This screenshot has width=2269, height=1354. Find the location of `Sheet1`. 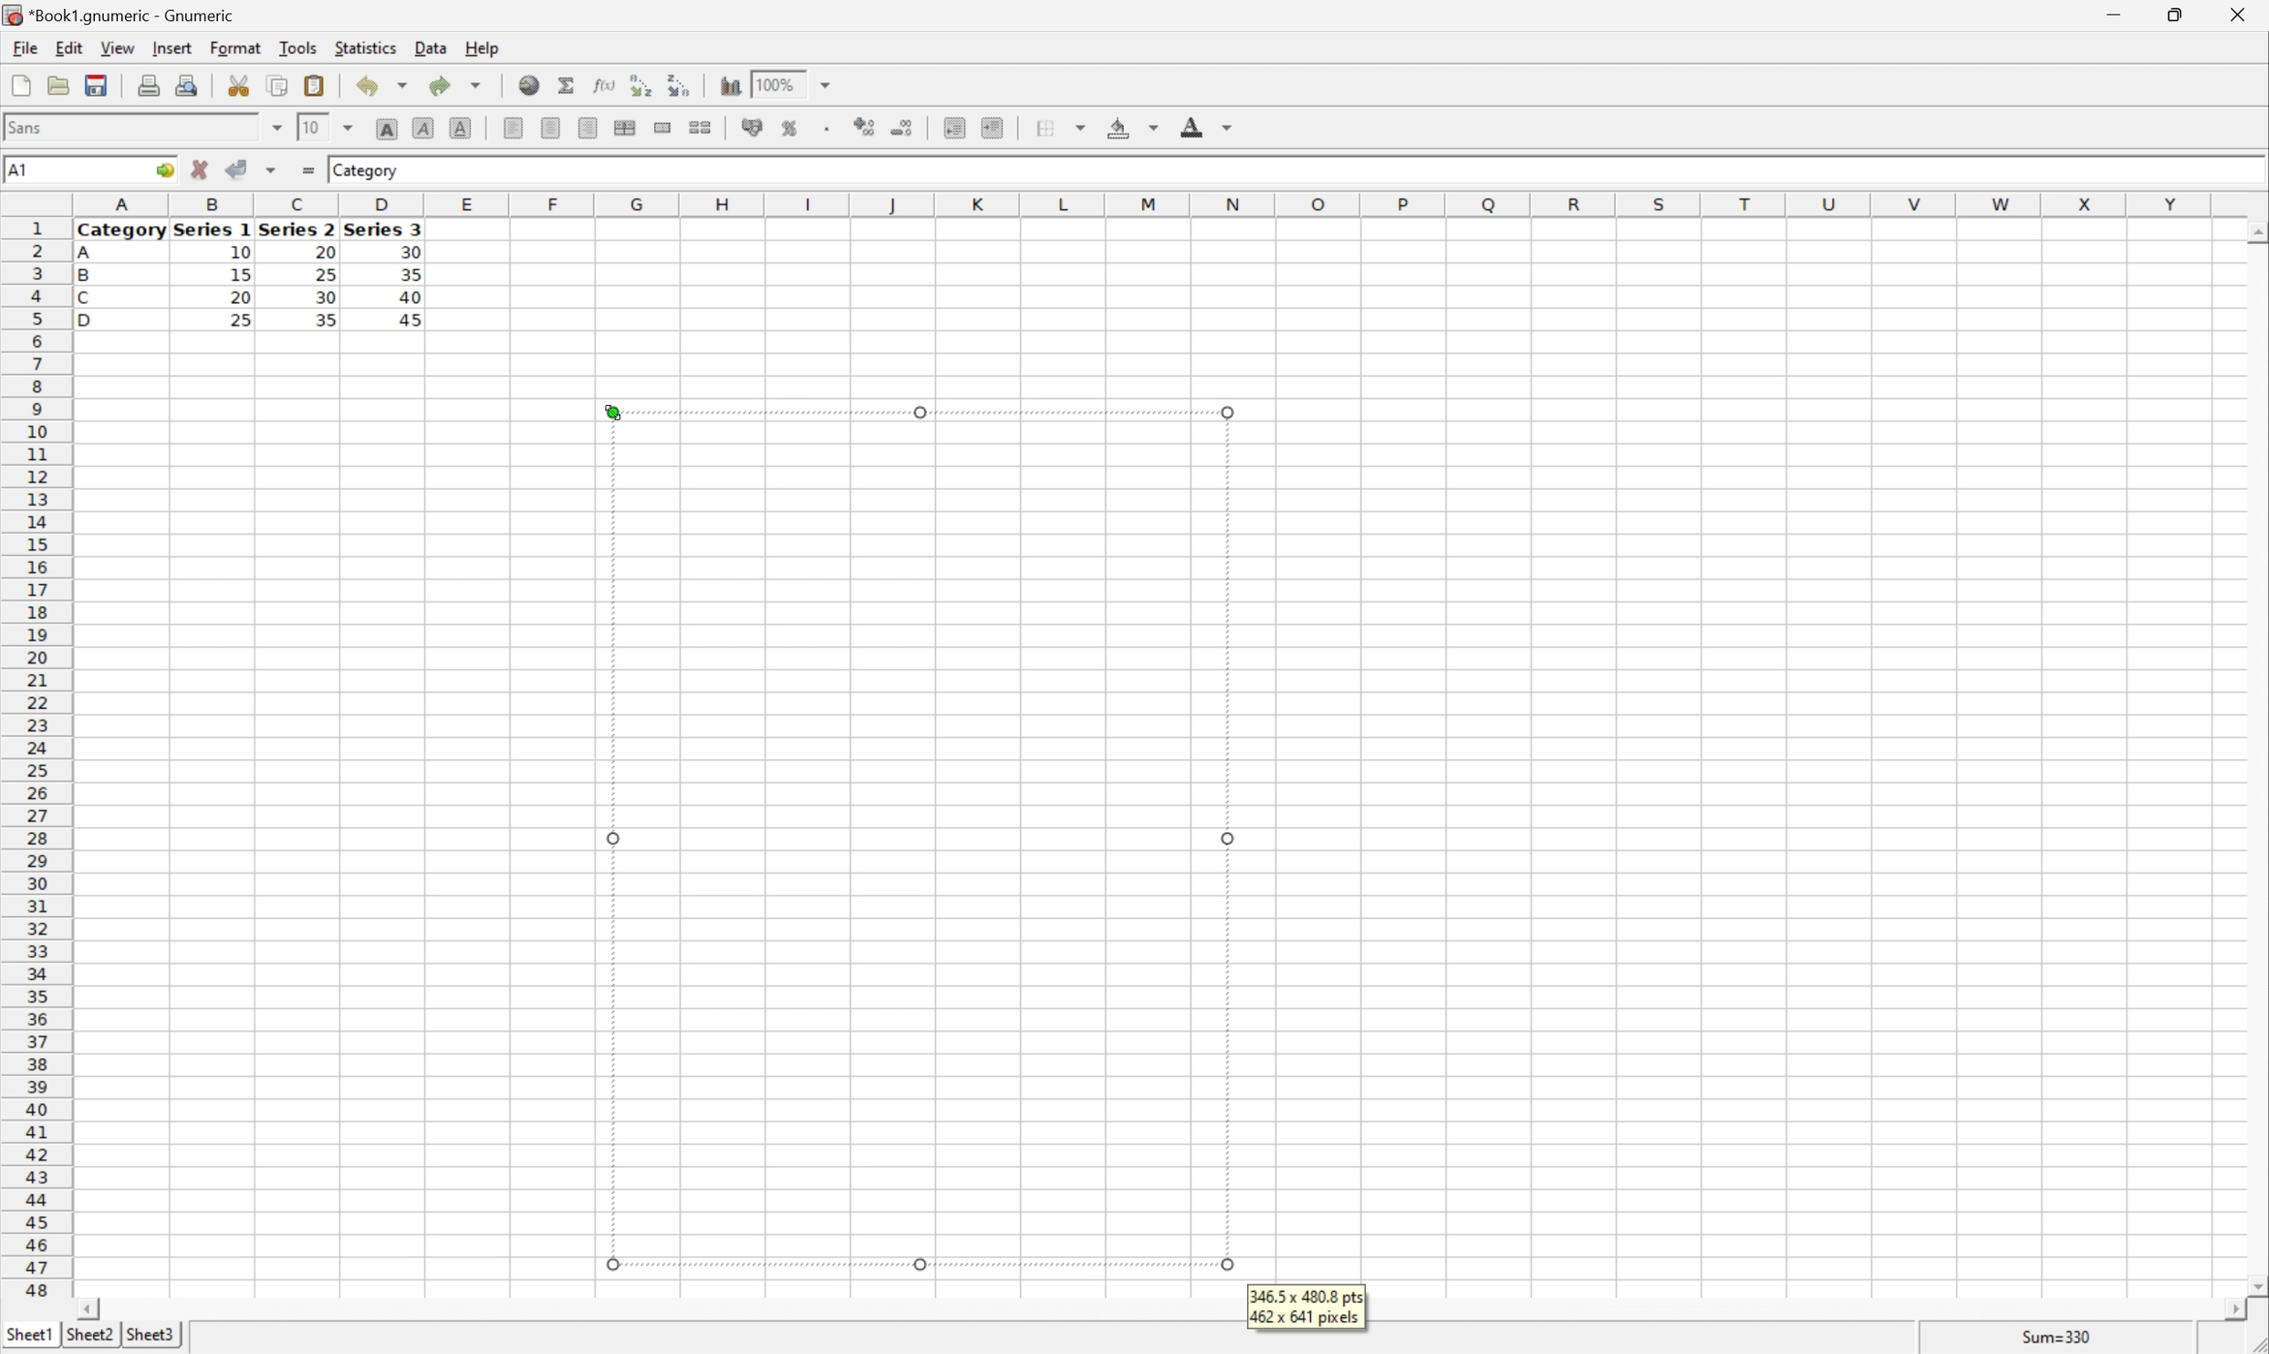

Sheet1 is located at coordinates (28, 1336).